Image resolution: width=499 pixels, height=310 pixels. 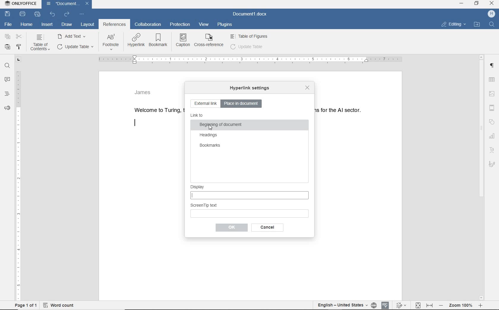 I want to click on quick print, so click(x=37, y=14).